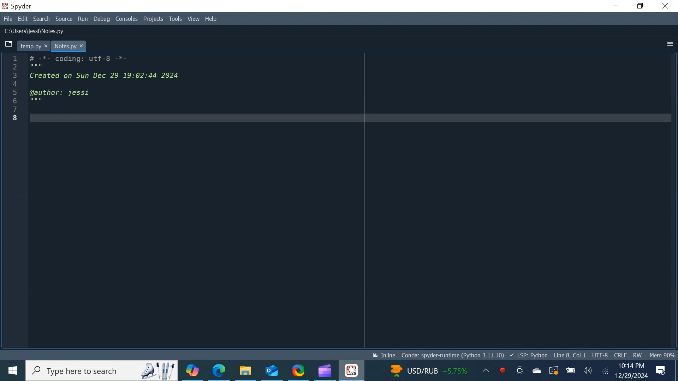 This screenshot has height=381, width=678. I want to click on Microsoft ClipChamp, so click(325, 370).